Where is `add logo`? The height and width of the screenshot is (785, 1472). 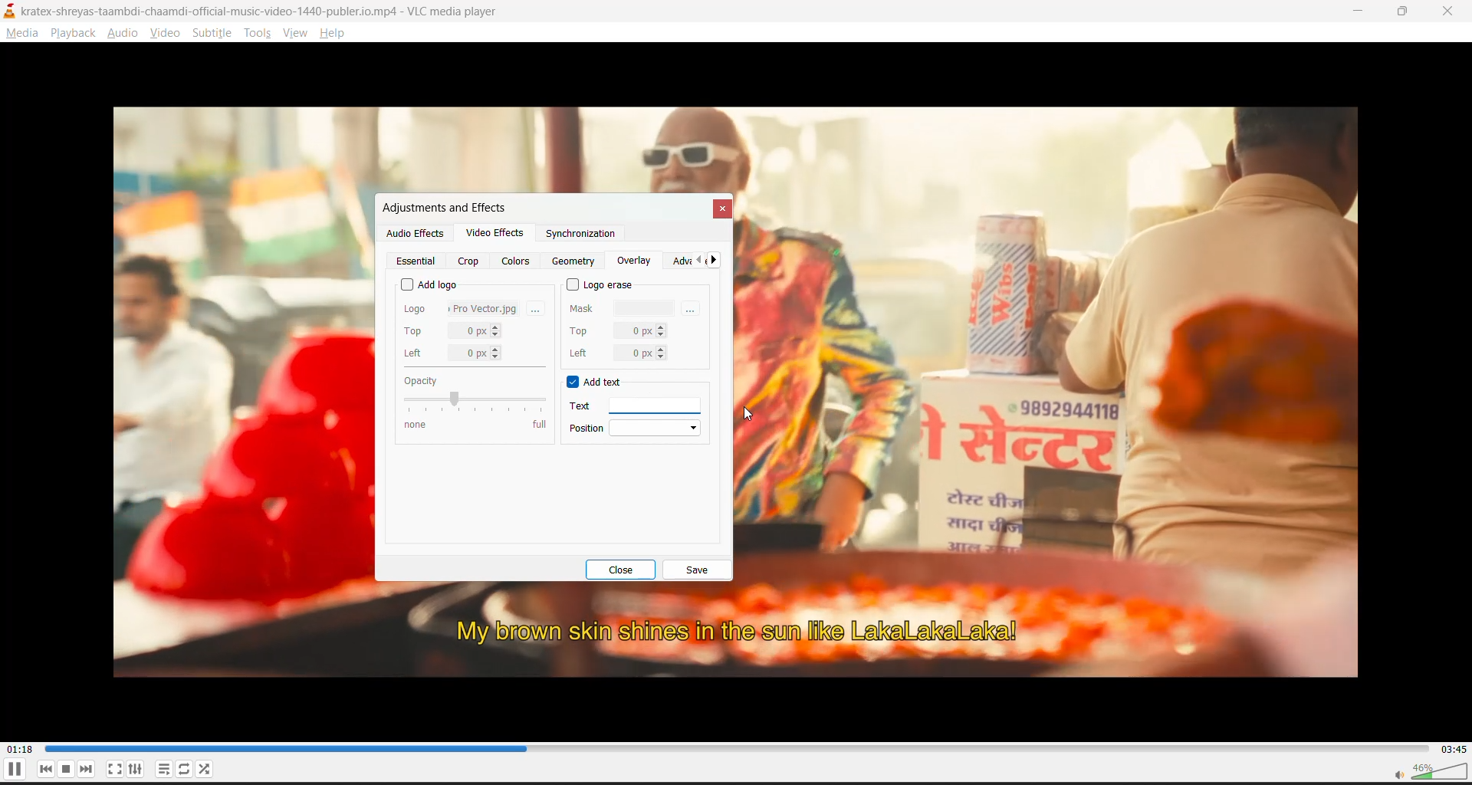
add logo is located at coordinates (429, 282).